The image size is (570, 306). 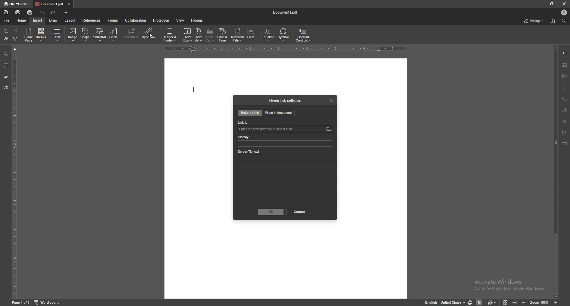 What do you see at coordinates (251, 35) in the screenshot?
I see `field` at bounding box center [251, 35].